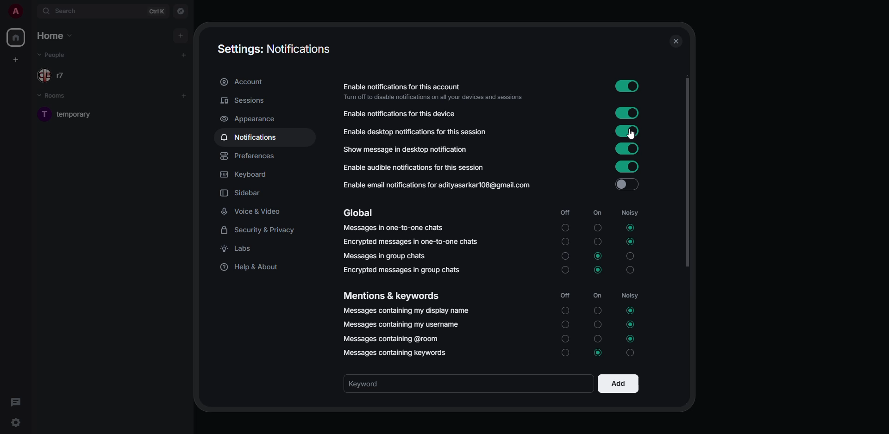 The width and height of the screenshot is (889, 434). I want to click on add, so click(180, 35).